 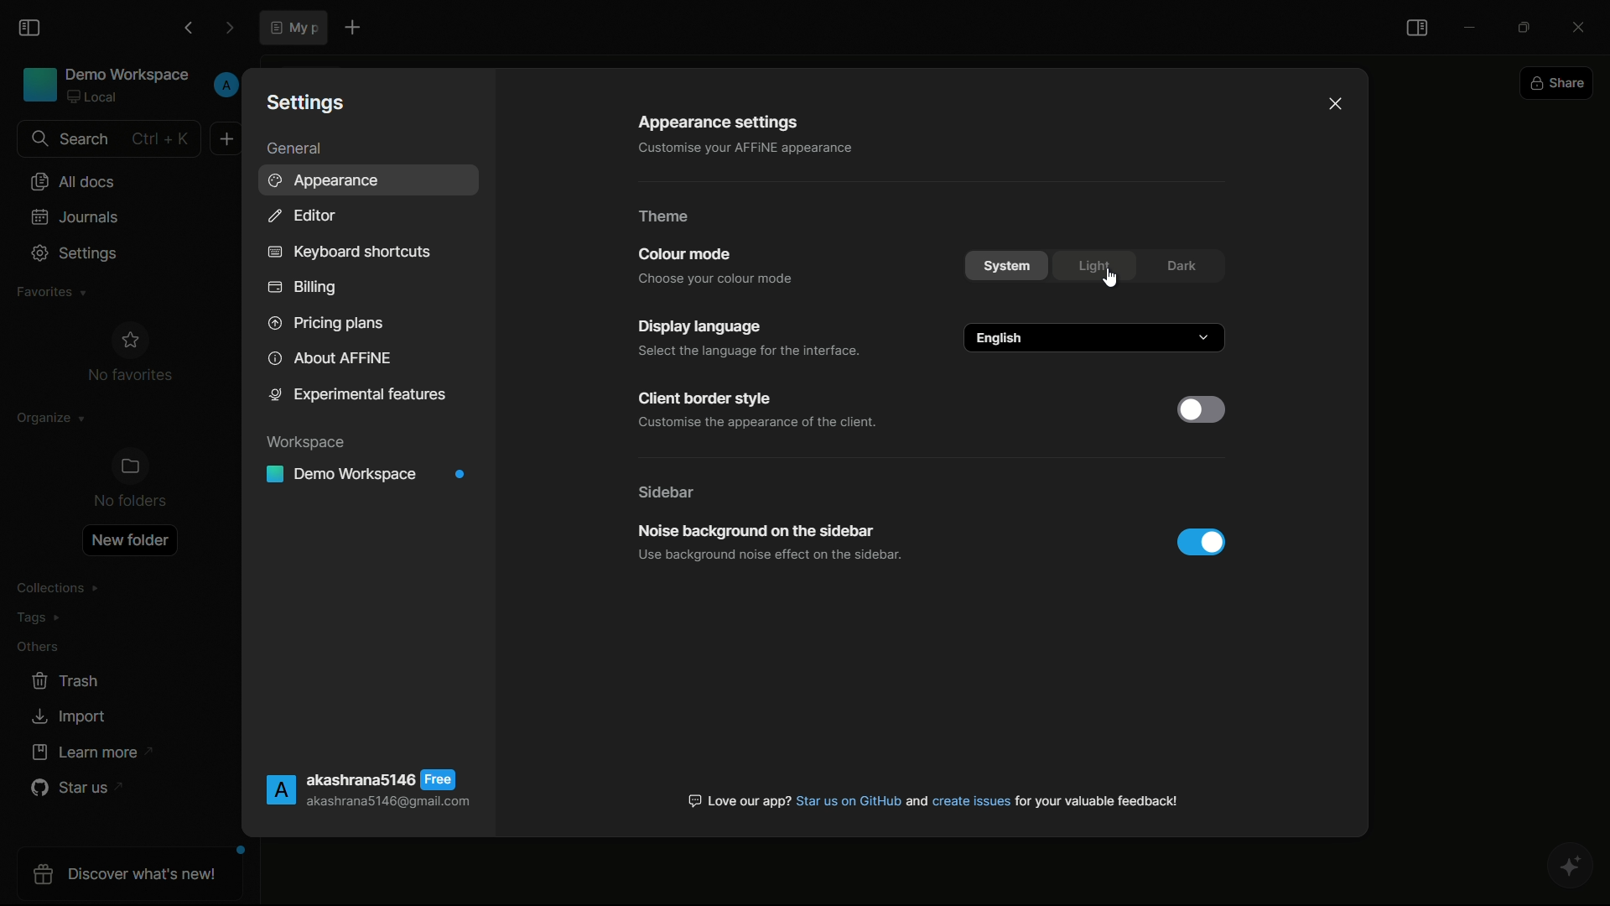 I want to click on keyboard shortcuts, so click(x=348, y=253).